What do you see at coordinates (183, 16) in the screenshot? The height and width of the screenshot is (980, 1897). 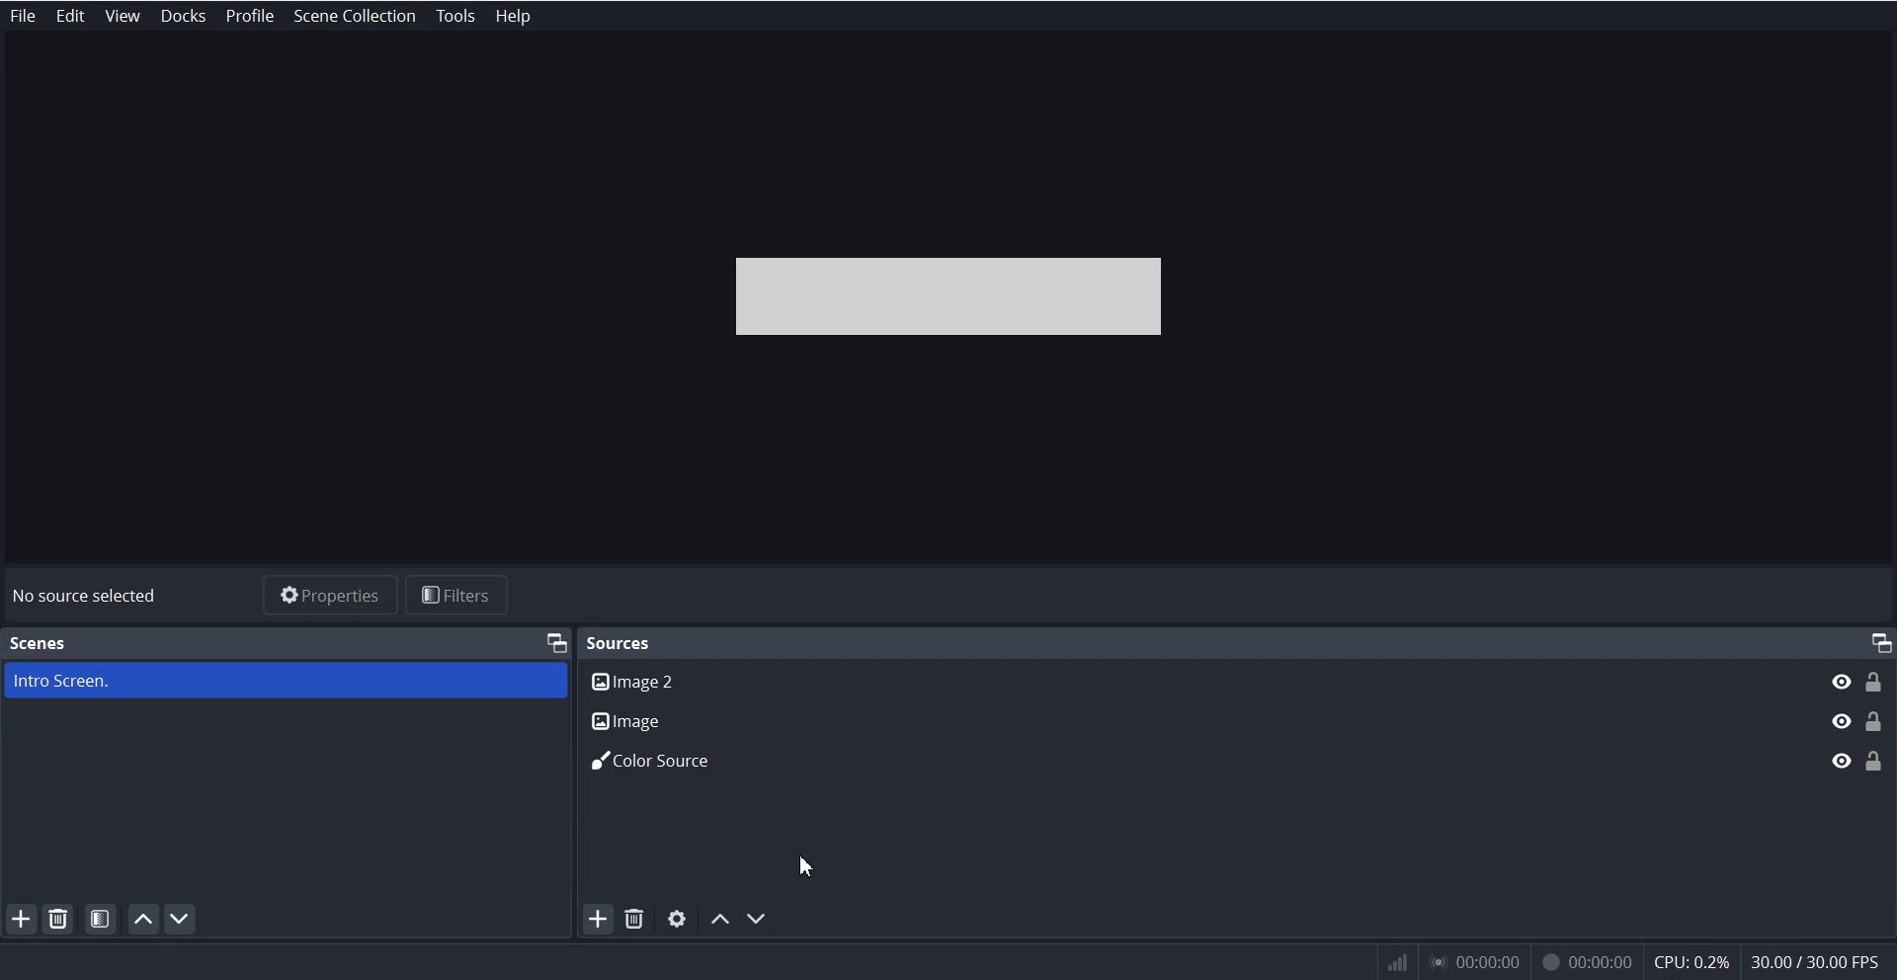 I see `Docks` at bounding box center [183, 16].